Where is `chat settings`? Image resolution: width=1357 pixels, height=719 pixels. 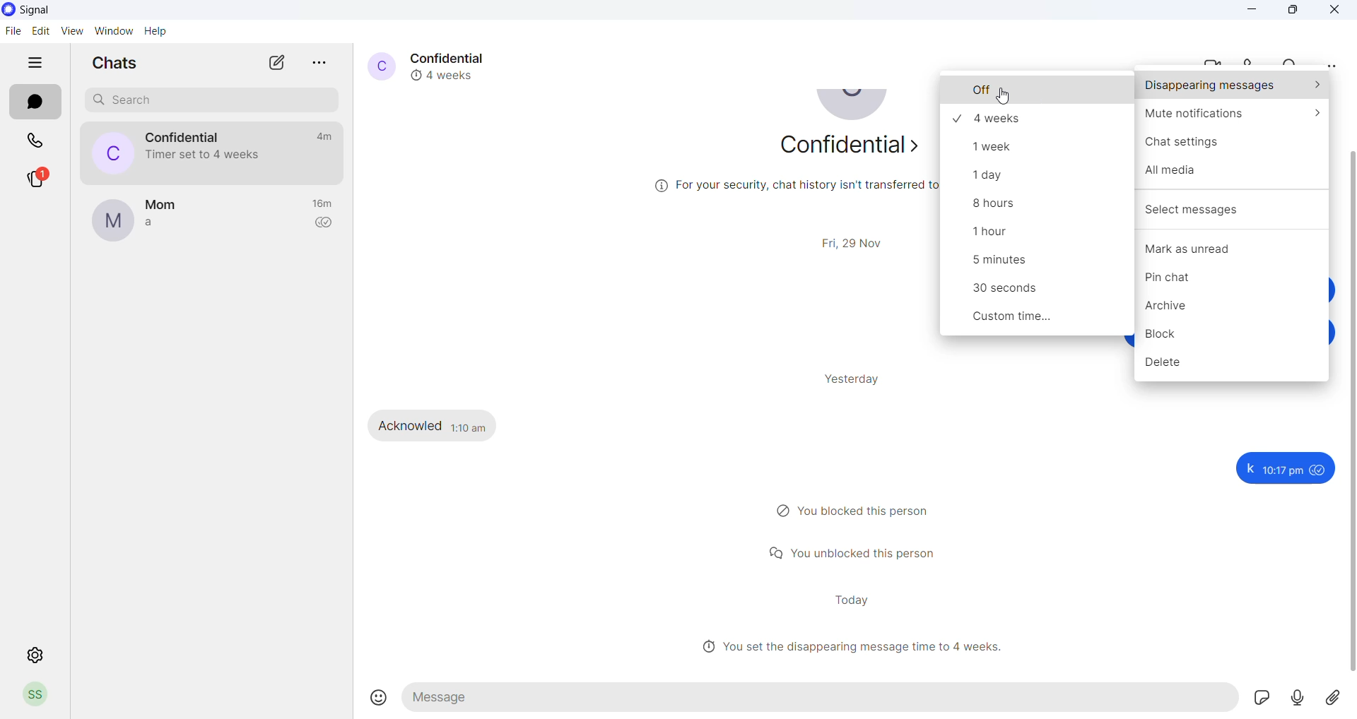
chat settings is located at coordinates (1233, 147).